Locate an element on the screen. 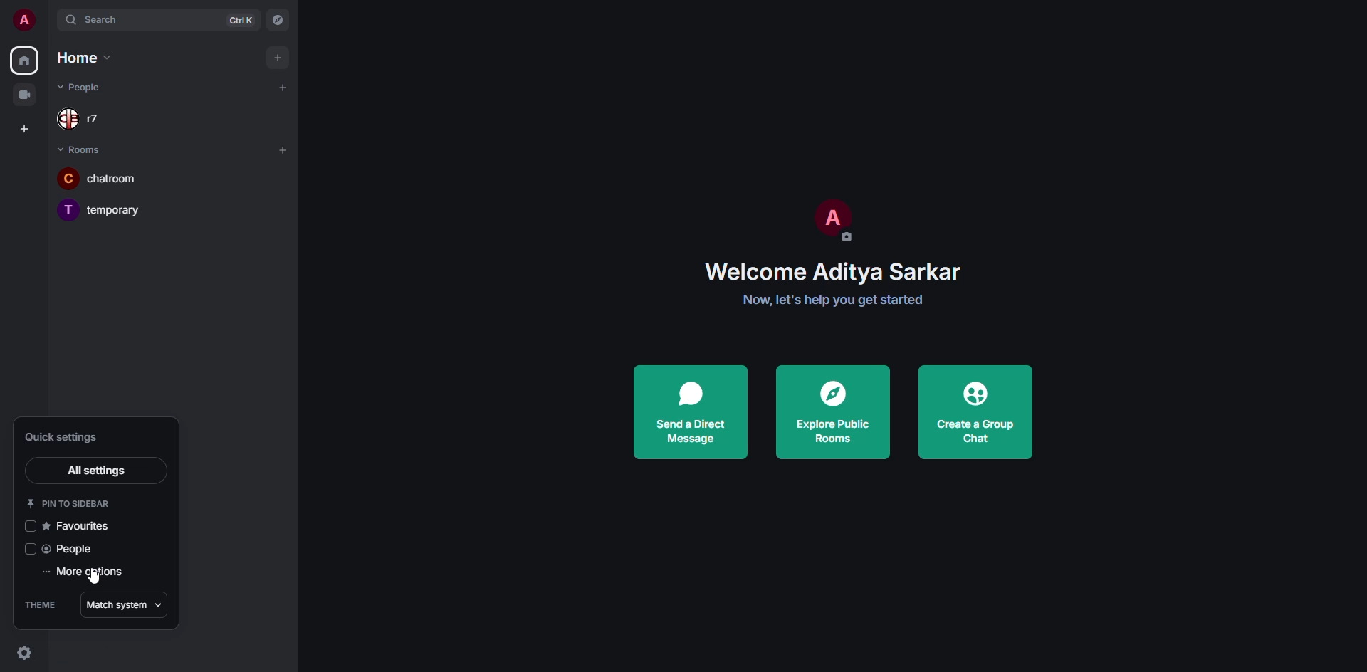 The width and height of the screenshot is (1367, 672). room is located at coordinates (105, 210).